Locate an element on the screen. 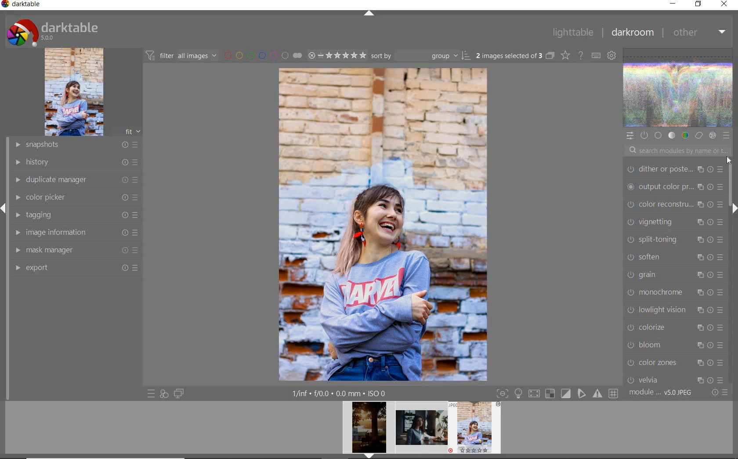  effect is located at coordinates (712, 135).